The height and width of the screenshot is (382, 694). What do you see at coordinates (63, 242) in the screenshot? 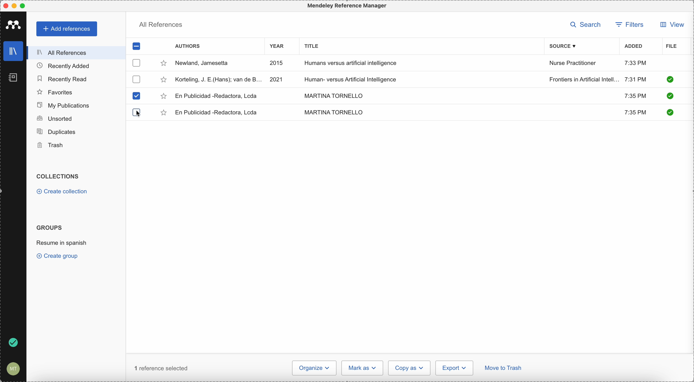
I see `resume in spanish group` at bounding box center [63, 242].